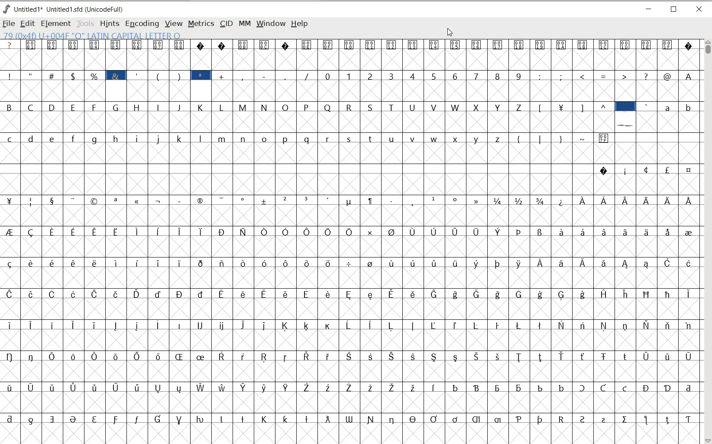 This screenshot has height=444, width=712. Describe the element at coordinates (707, 241) in the screenshot. I see `SCROLLBAR` at that location.